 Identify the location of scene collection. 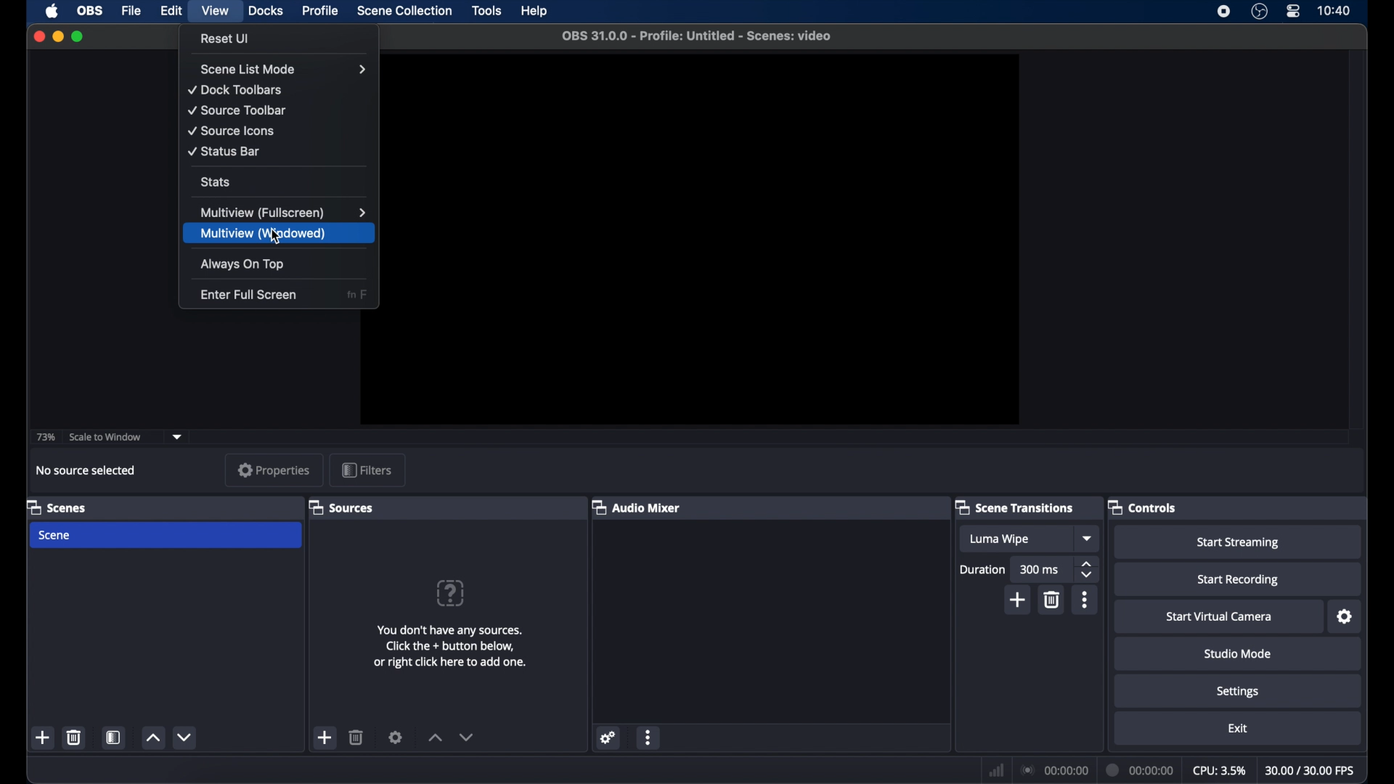
(404, 11).